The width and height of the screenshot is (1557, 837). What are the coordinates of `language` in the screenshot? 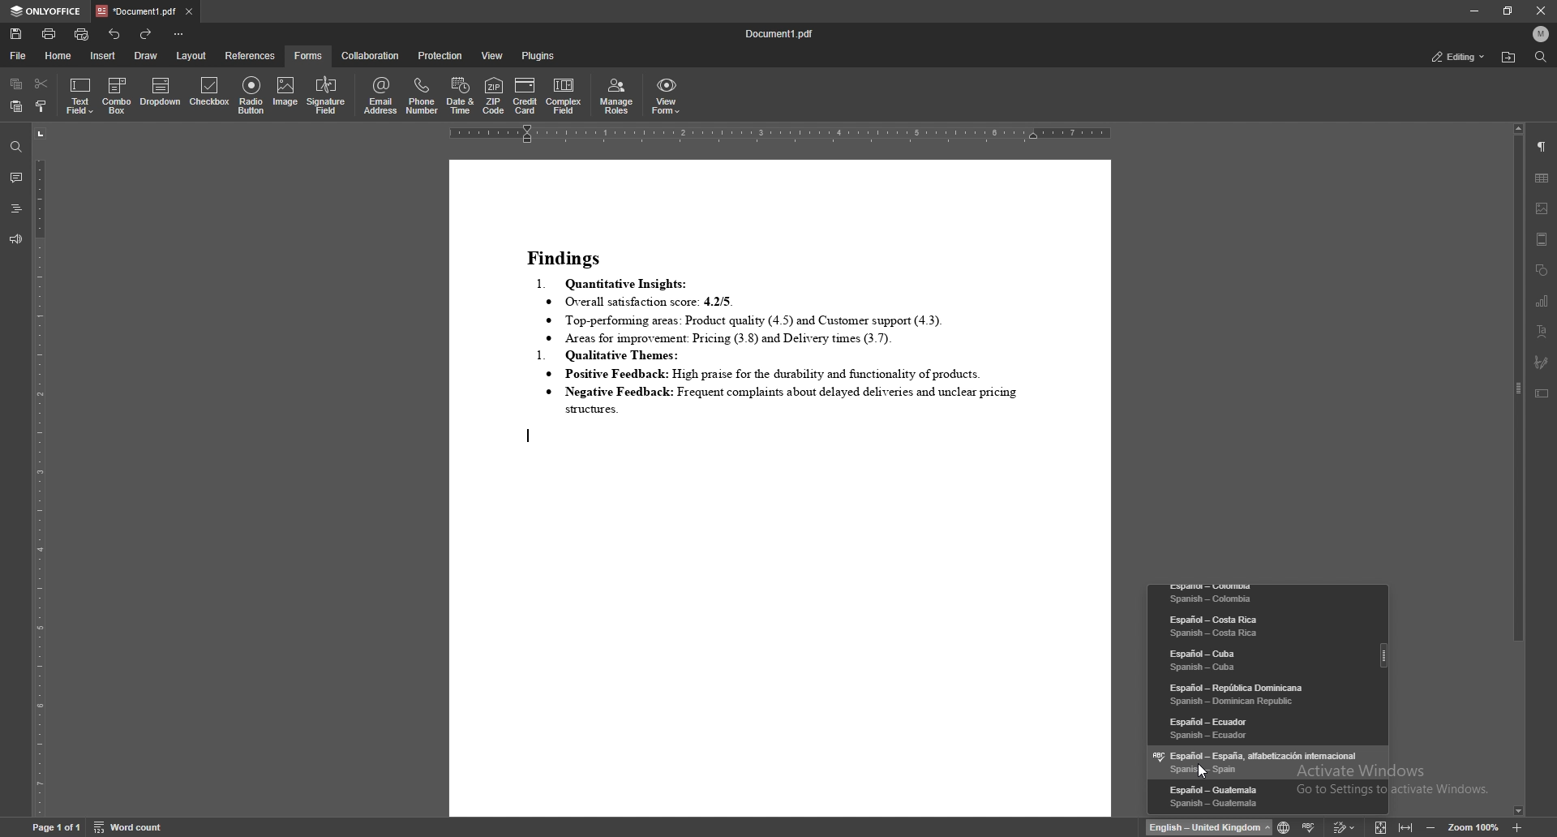 It's located at (1260, 797).